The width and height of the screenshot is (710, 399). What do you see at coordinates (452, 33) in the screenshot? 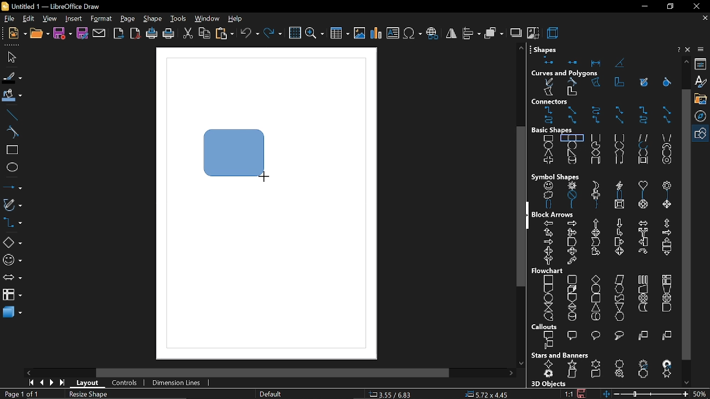
I see `flip` at bounding box center [452, 33].